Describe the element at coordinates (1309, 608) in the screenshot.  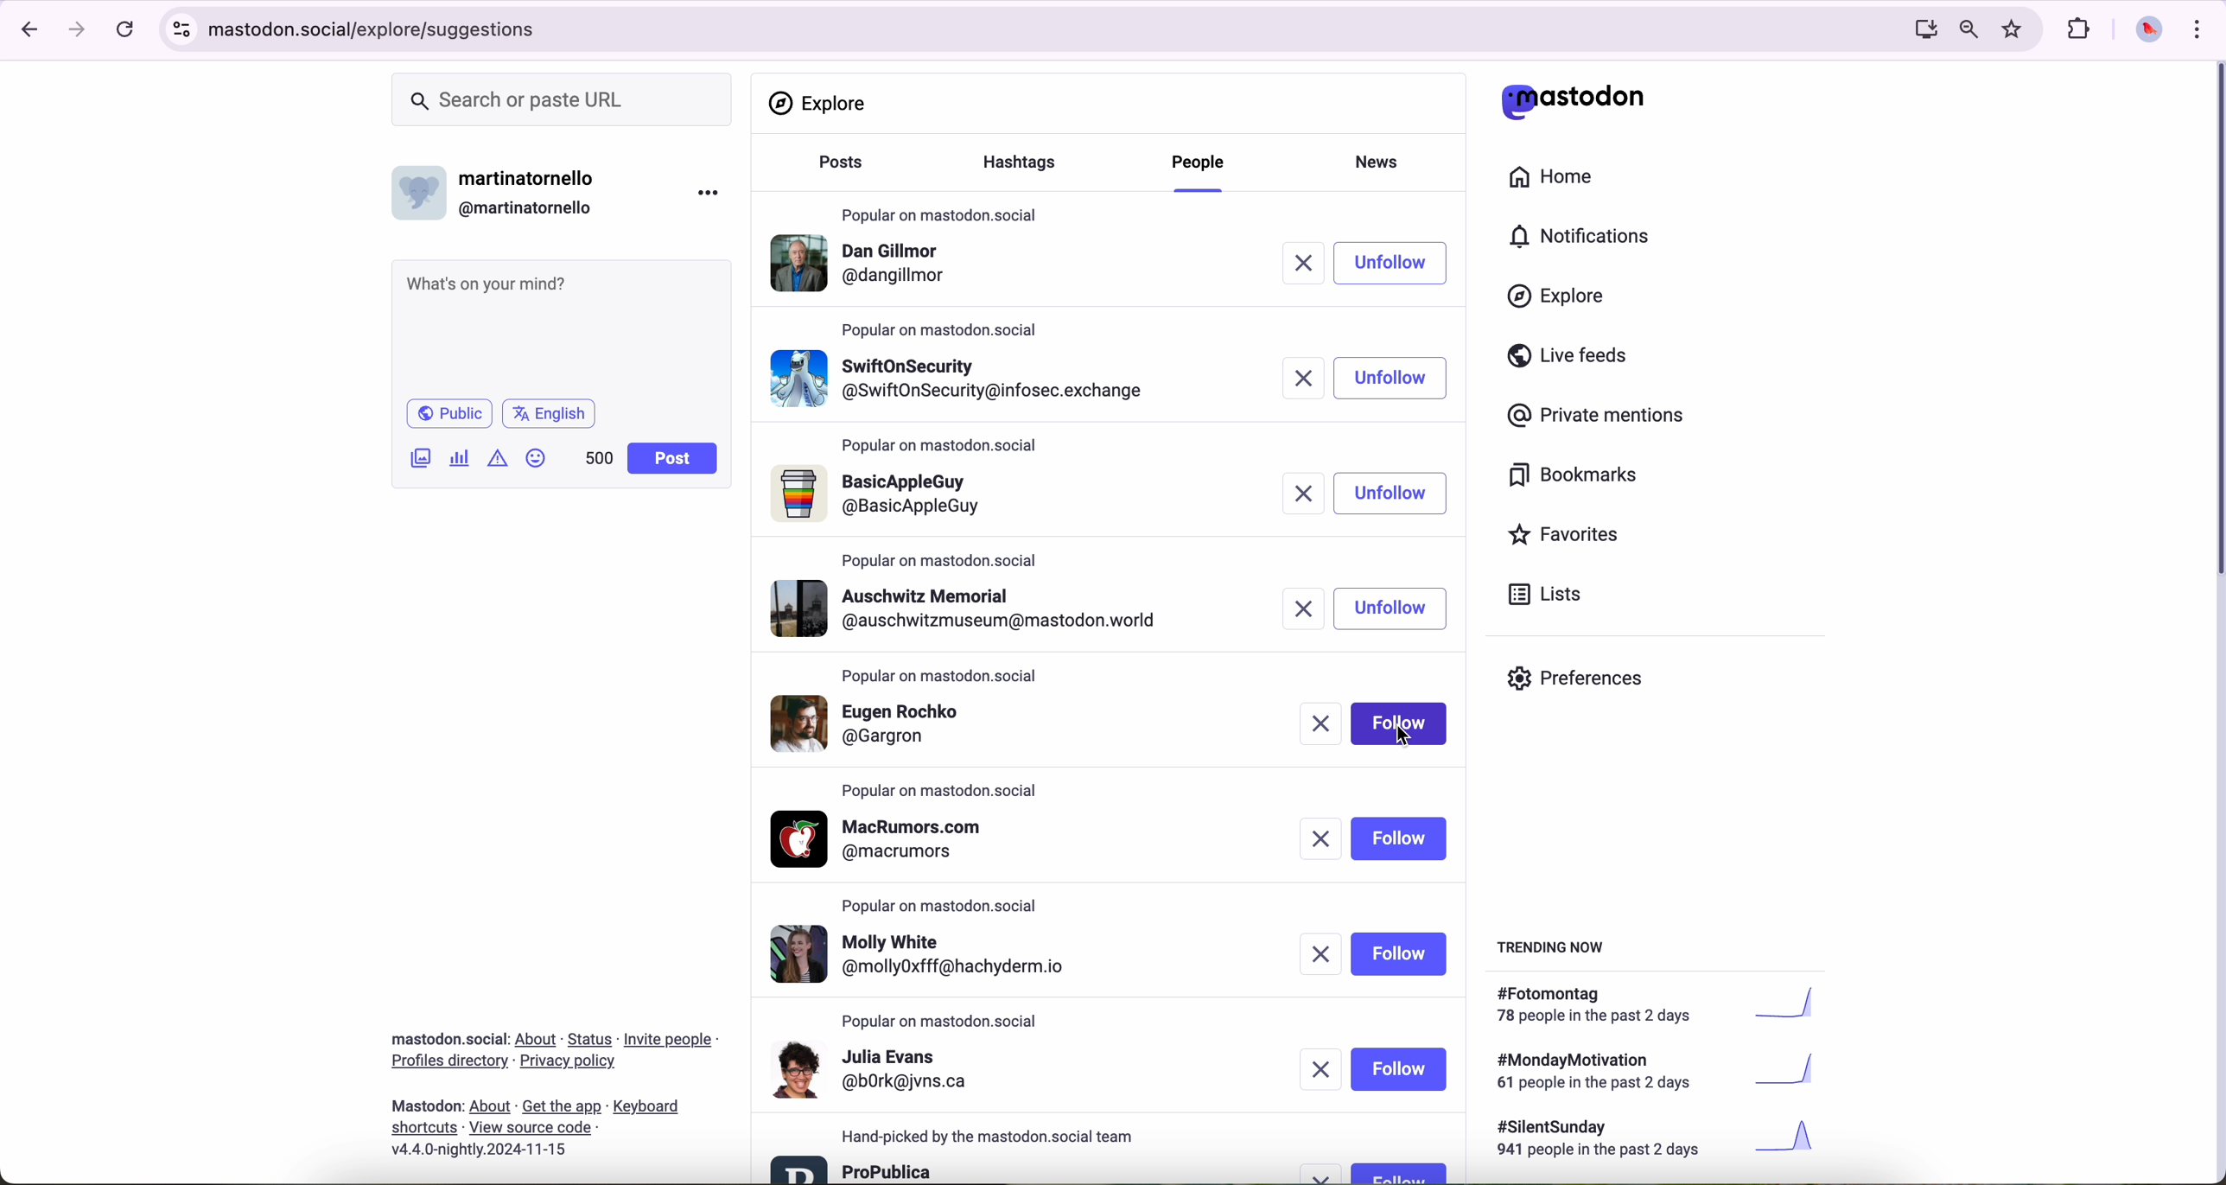
I see `remove` at that location.